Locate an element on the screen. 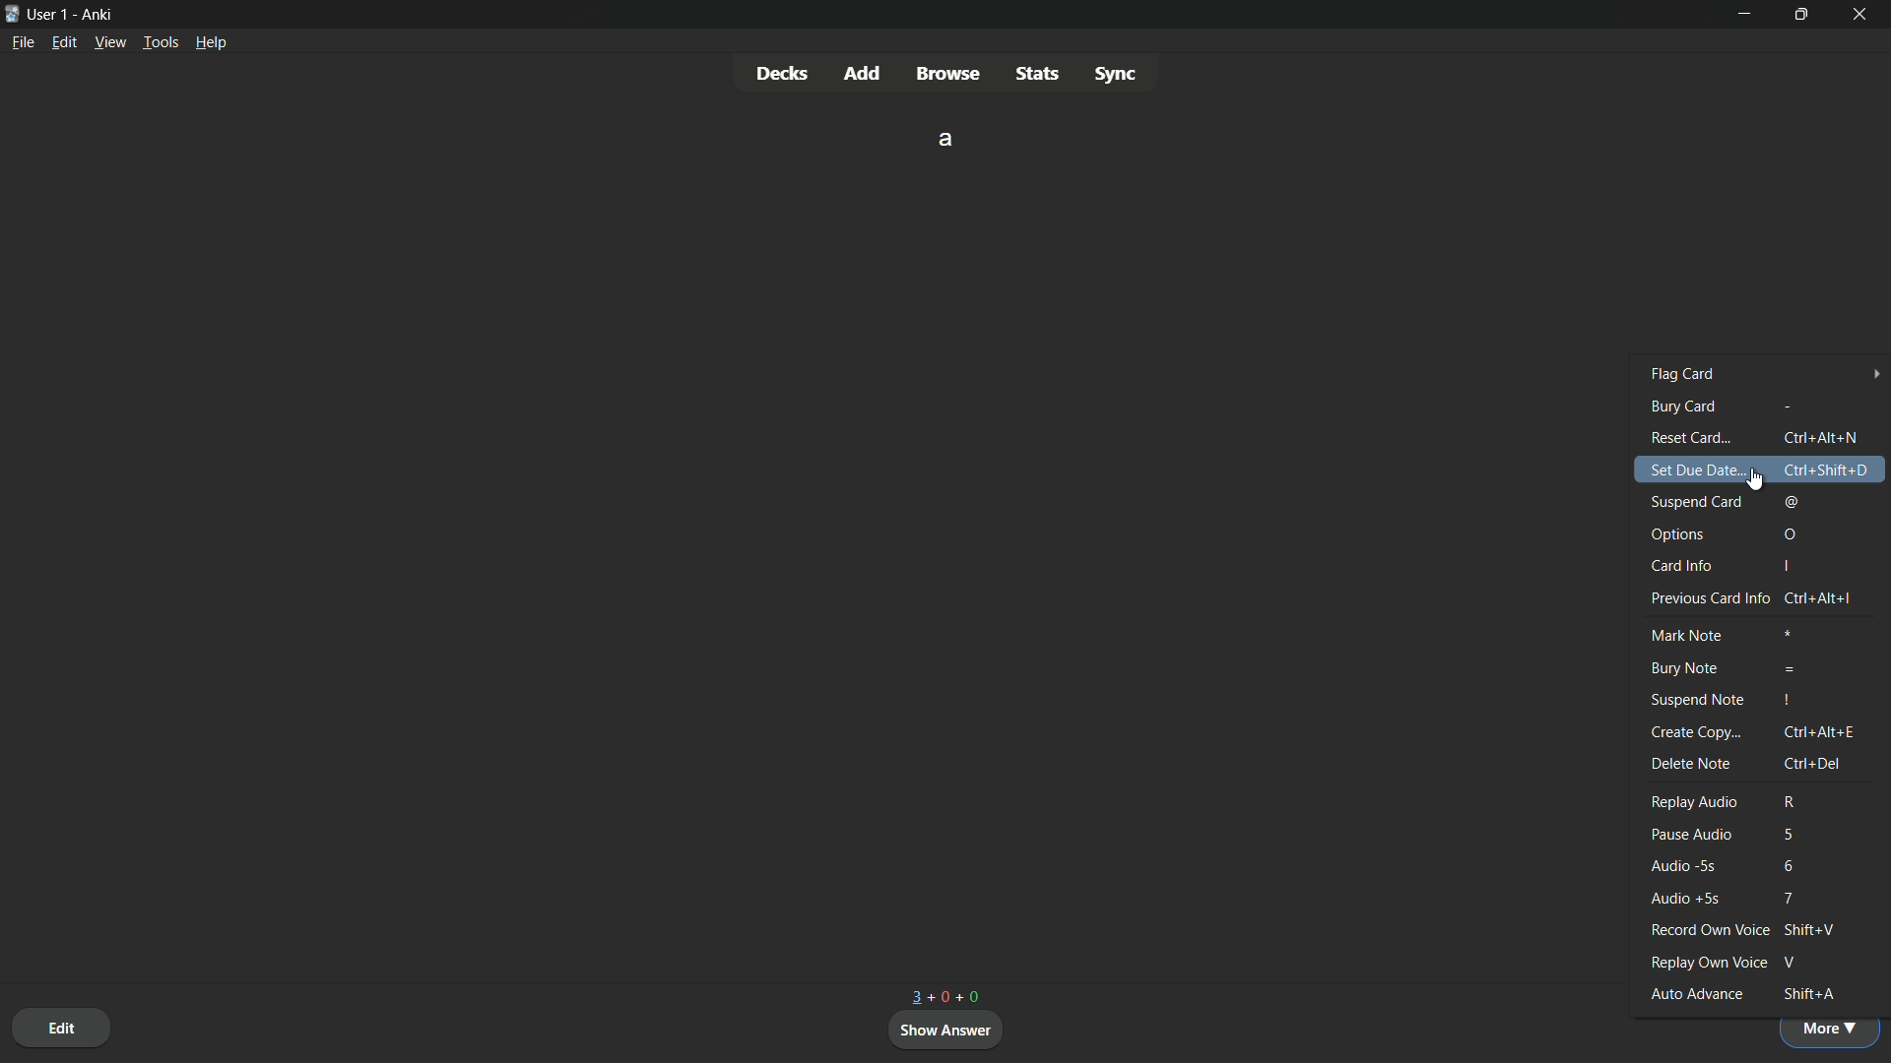 The width and height of the screenshot is (1891, 1063). flag card is located at coordinates (1768, 375).